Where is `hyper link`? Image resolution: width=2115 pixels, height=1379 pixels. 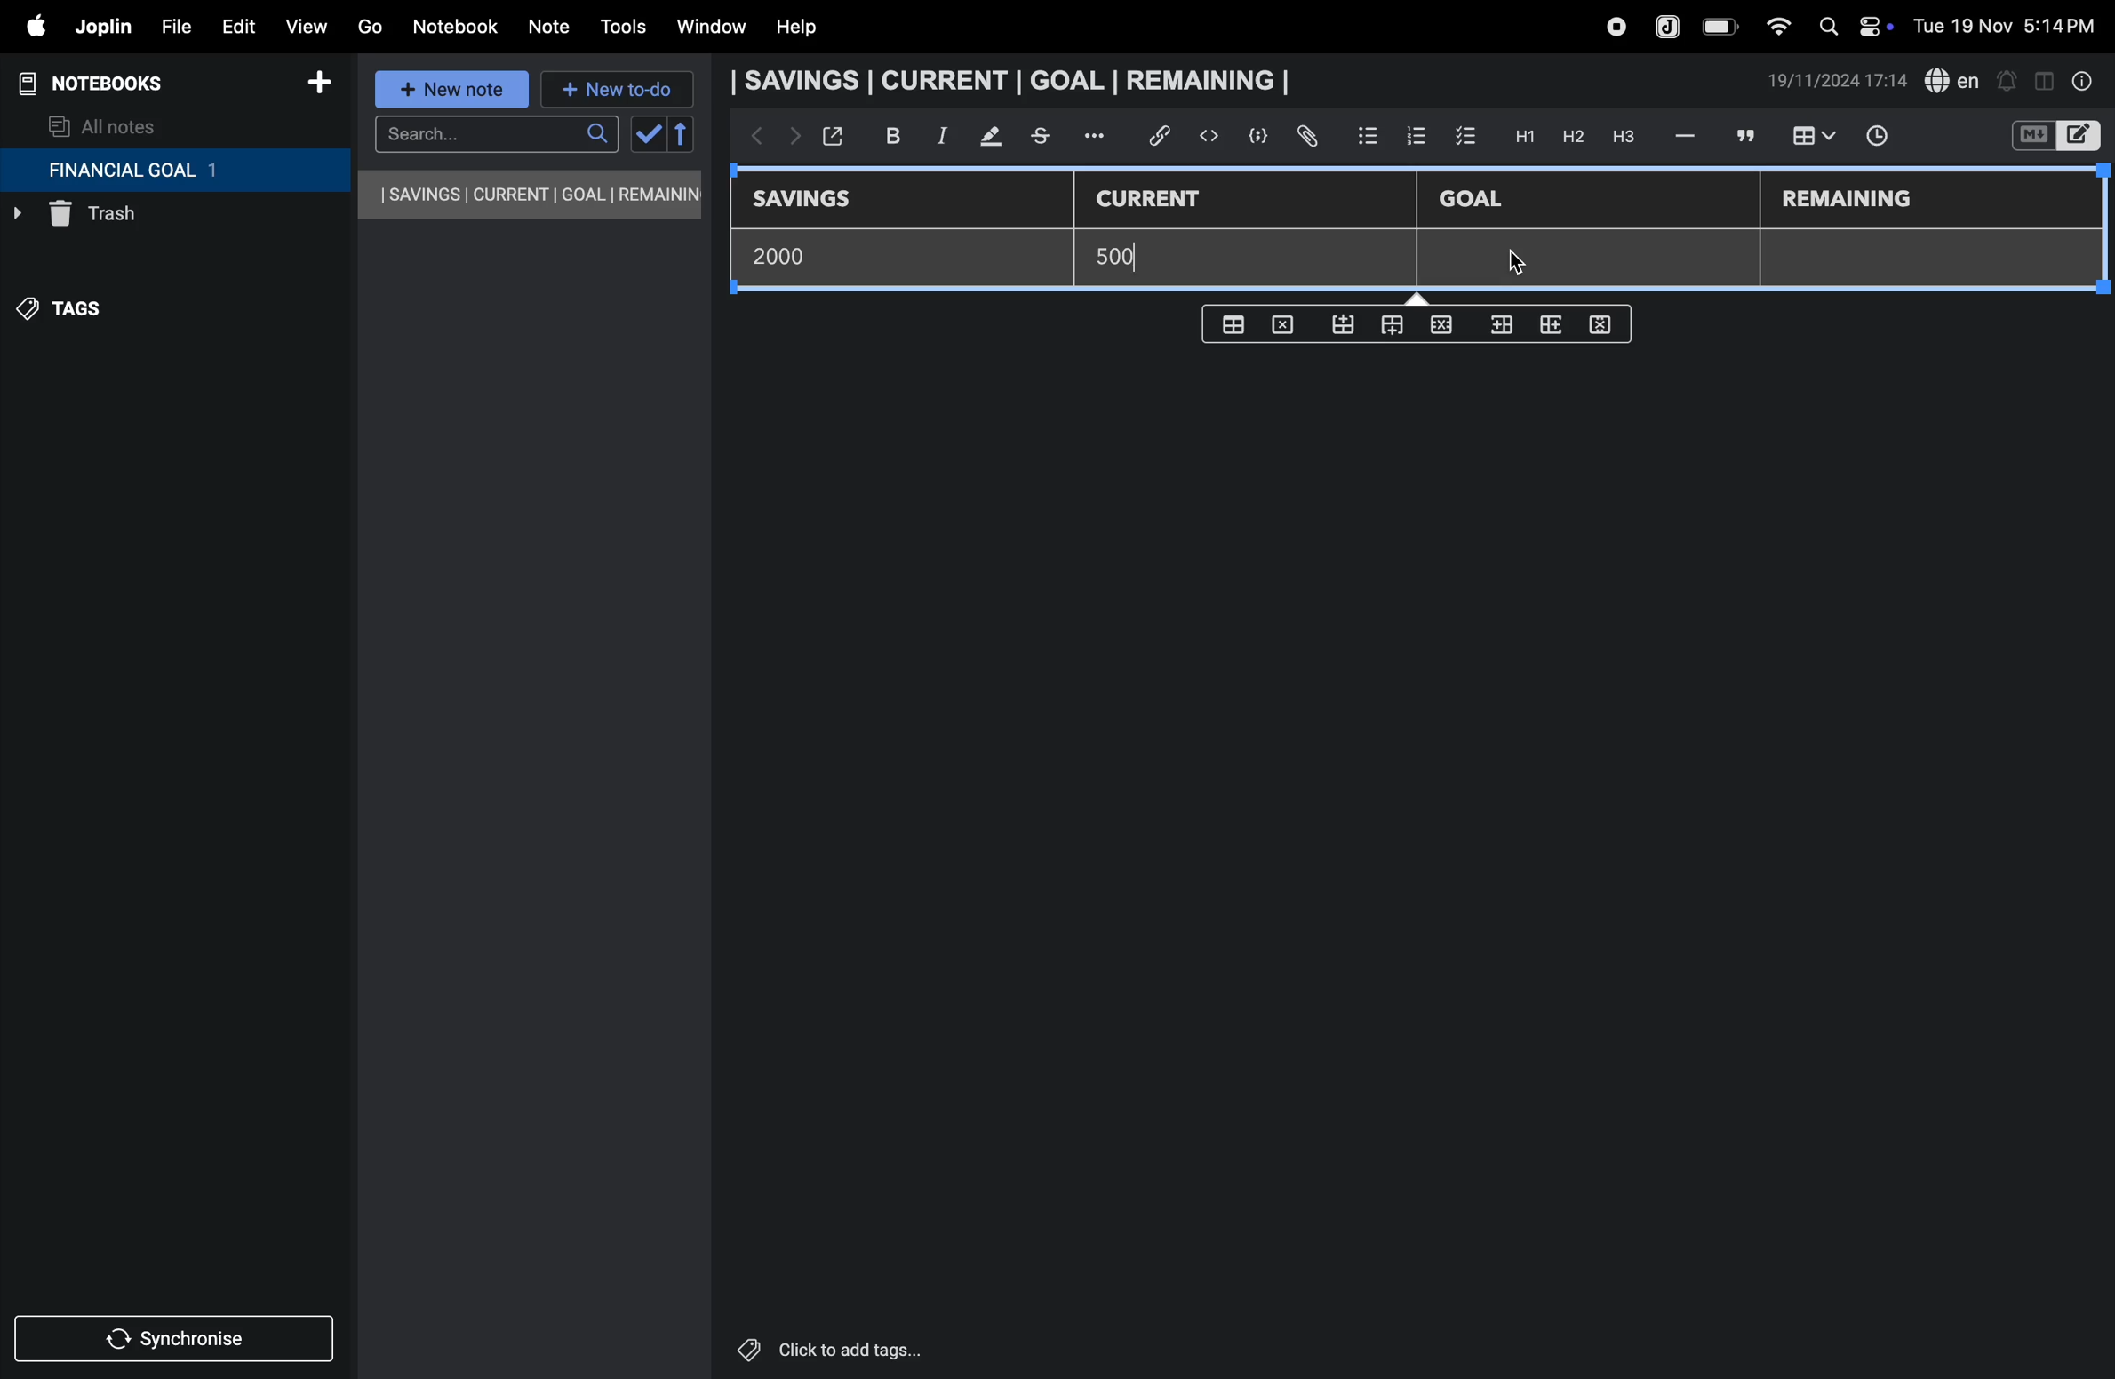 hyper link is located at coordinates (1165, 136).